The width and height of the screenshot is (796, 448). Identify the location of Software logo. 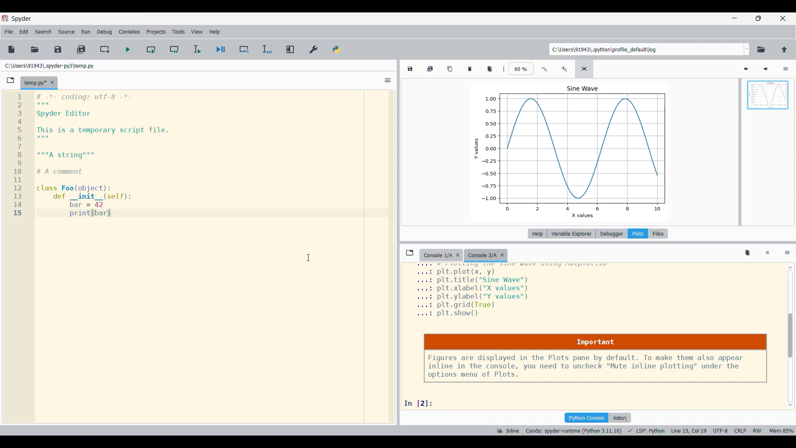
(5, 18).